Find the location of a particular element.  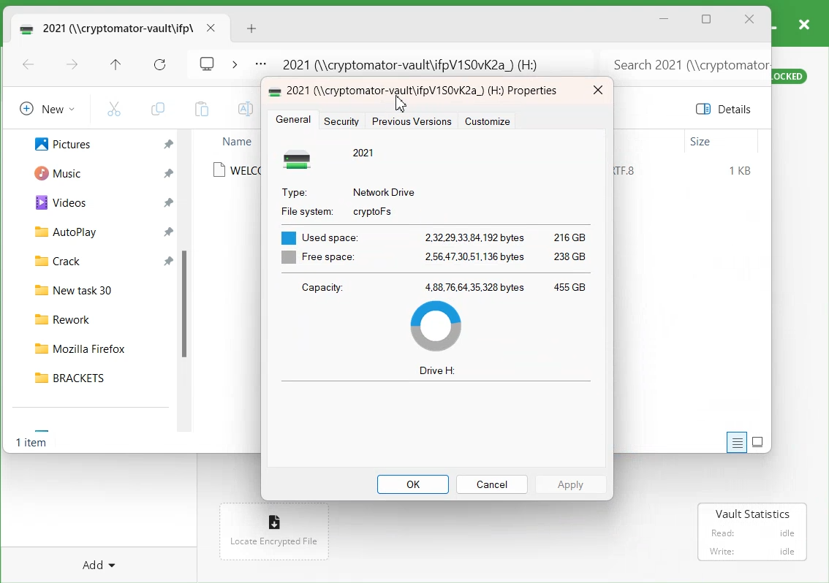

New is located at coordinates (45, 108).